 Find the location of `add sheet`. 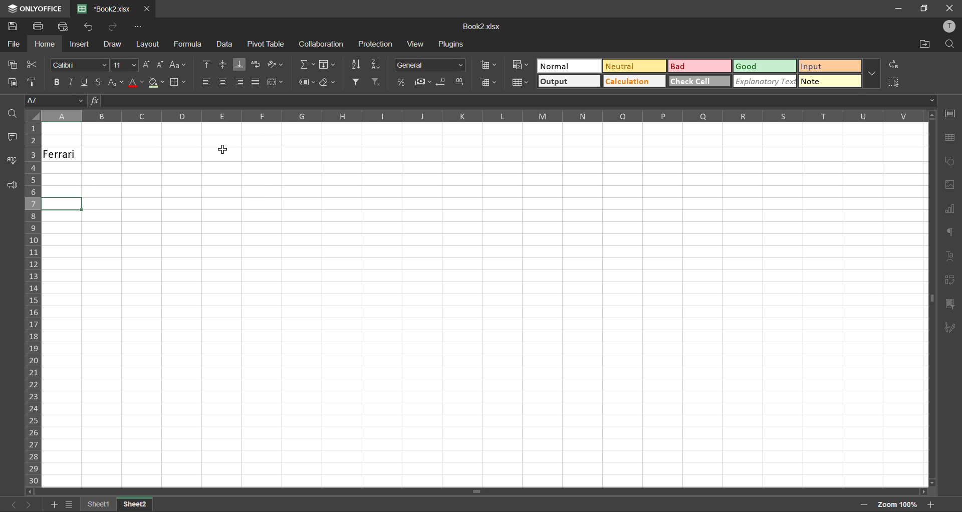

add sheet is located at coordinates (55, 504).